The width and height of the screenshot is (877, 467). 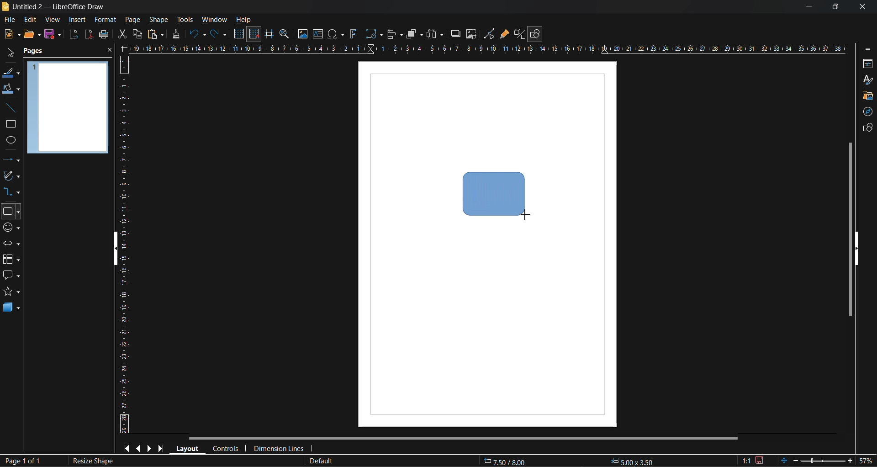 What do you see at coordinates (9, 125) in the screenshot?
I see `rectangle` at bounding box center [9, 125].